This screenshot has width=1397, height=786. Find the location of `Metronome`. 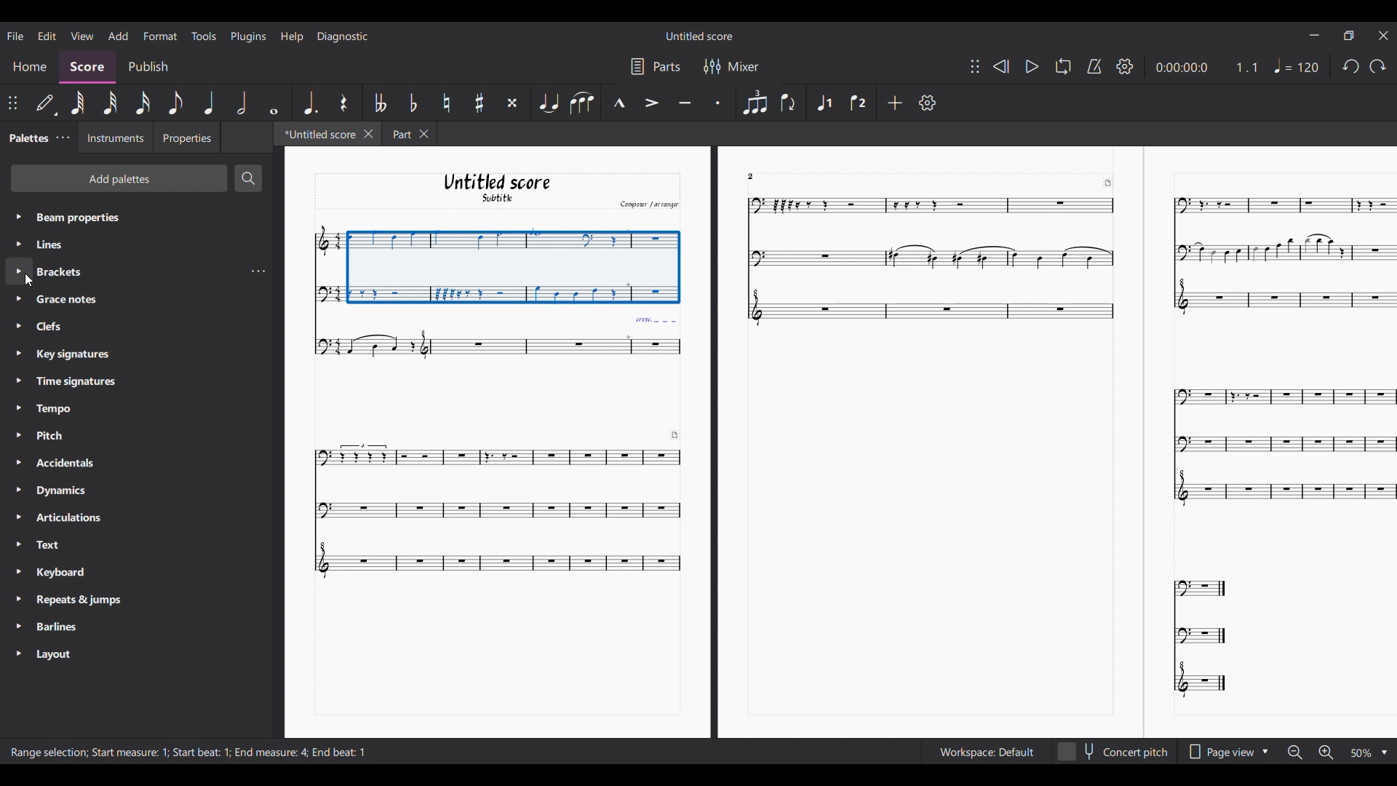

Metronome is located at coordinates (1094, 66).